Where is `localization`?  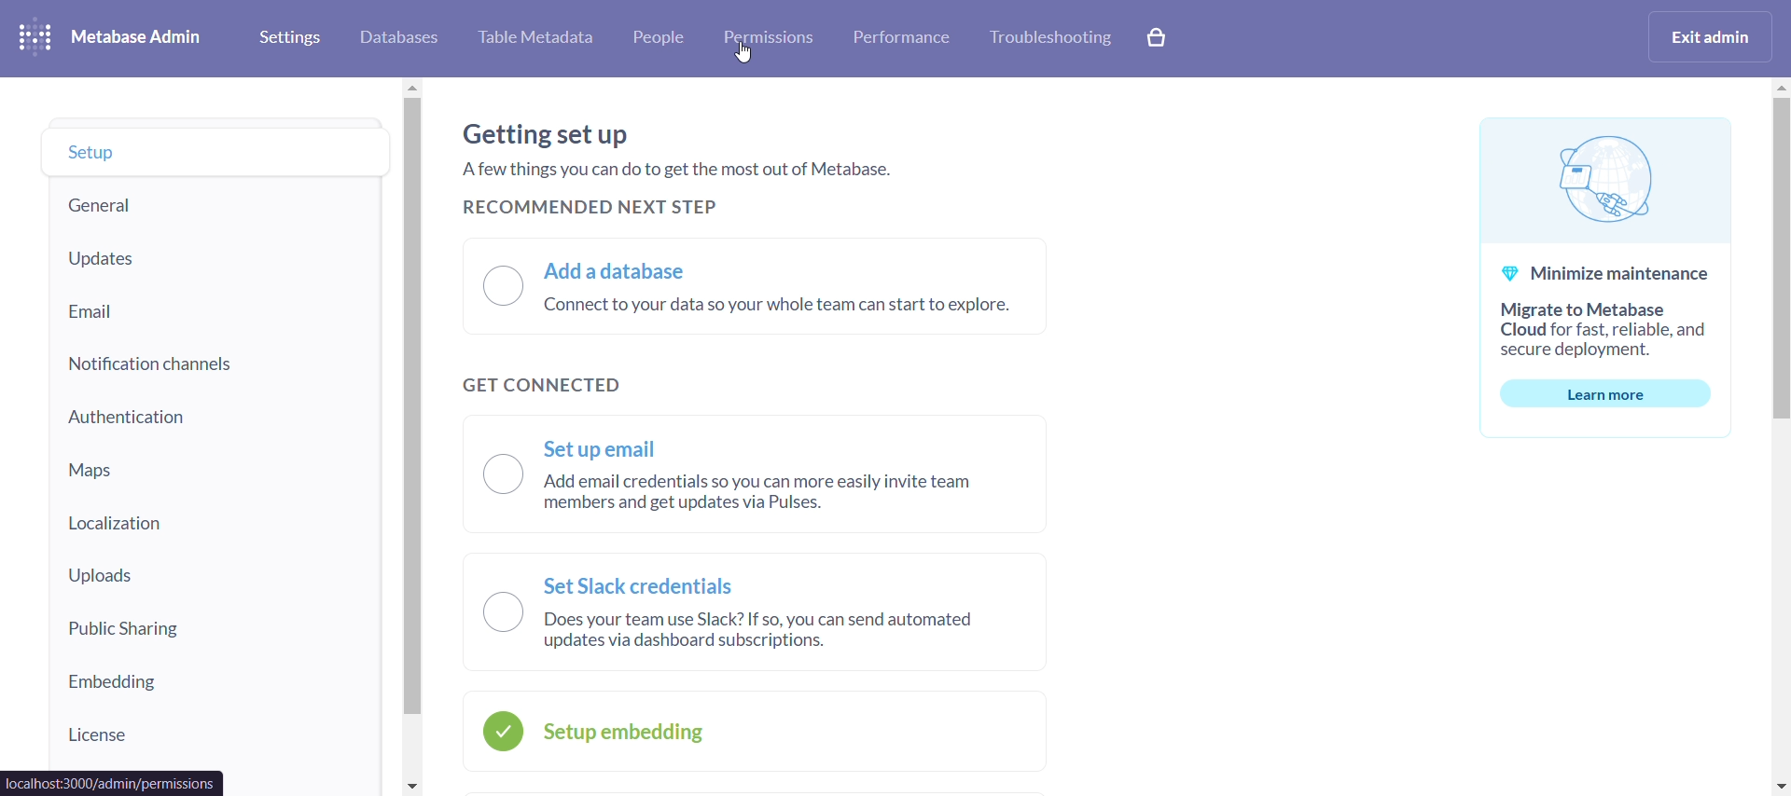
localization is located at coordinates (214, 520).